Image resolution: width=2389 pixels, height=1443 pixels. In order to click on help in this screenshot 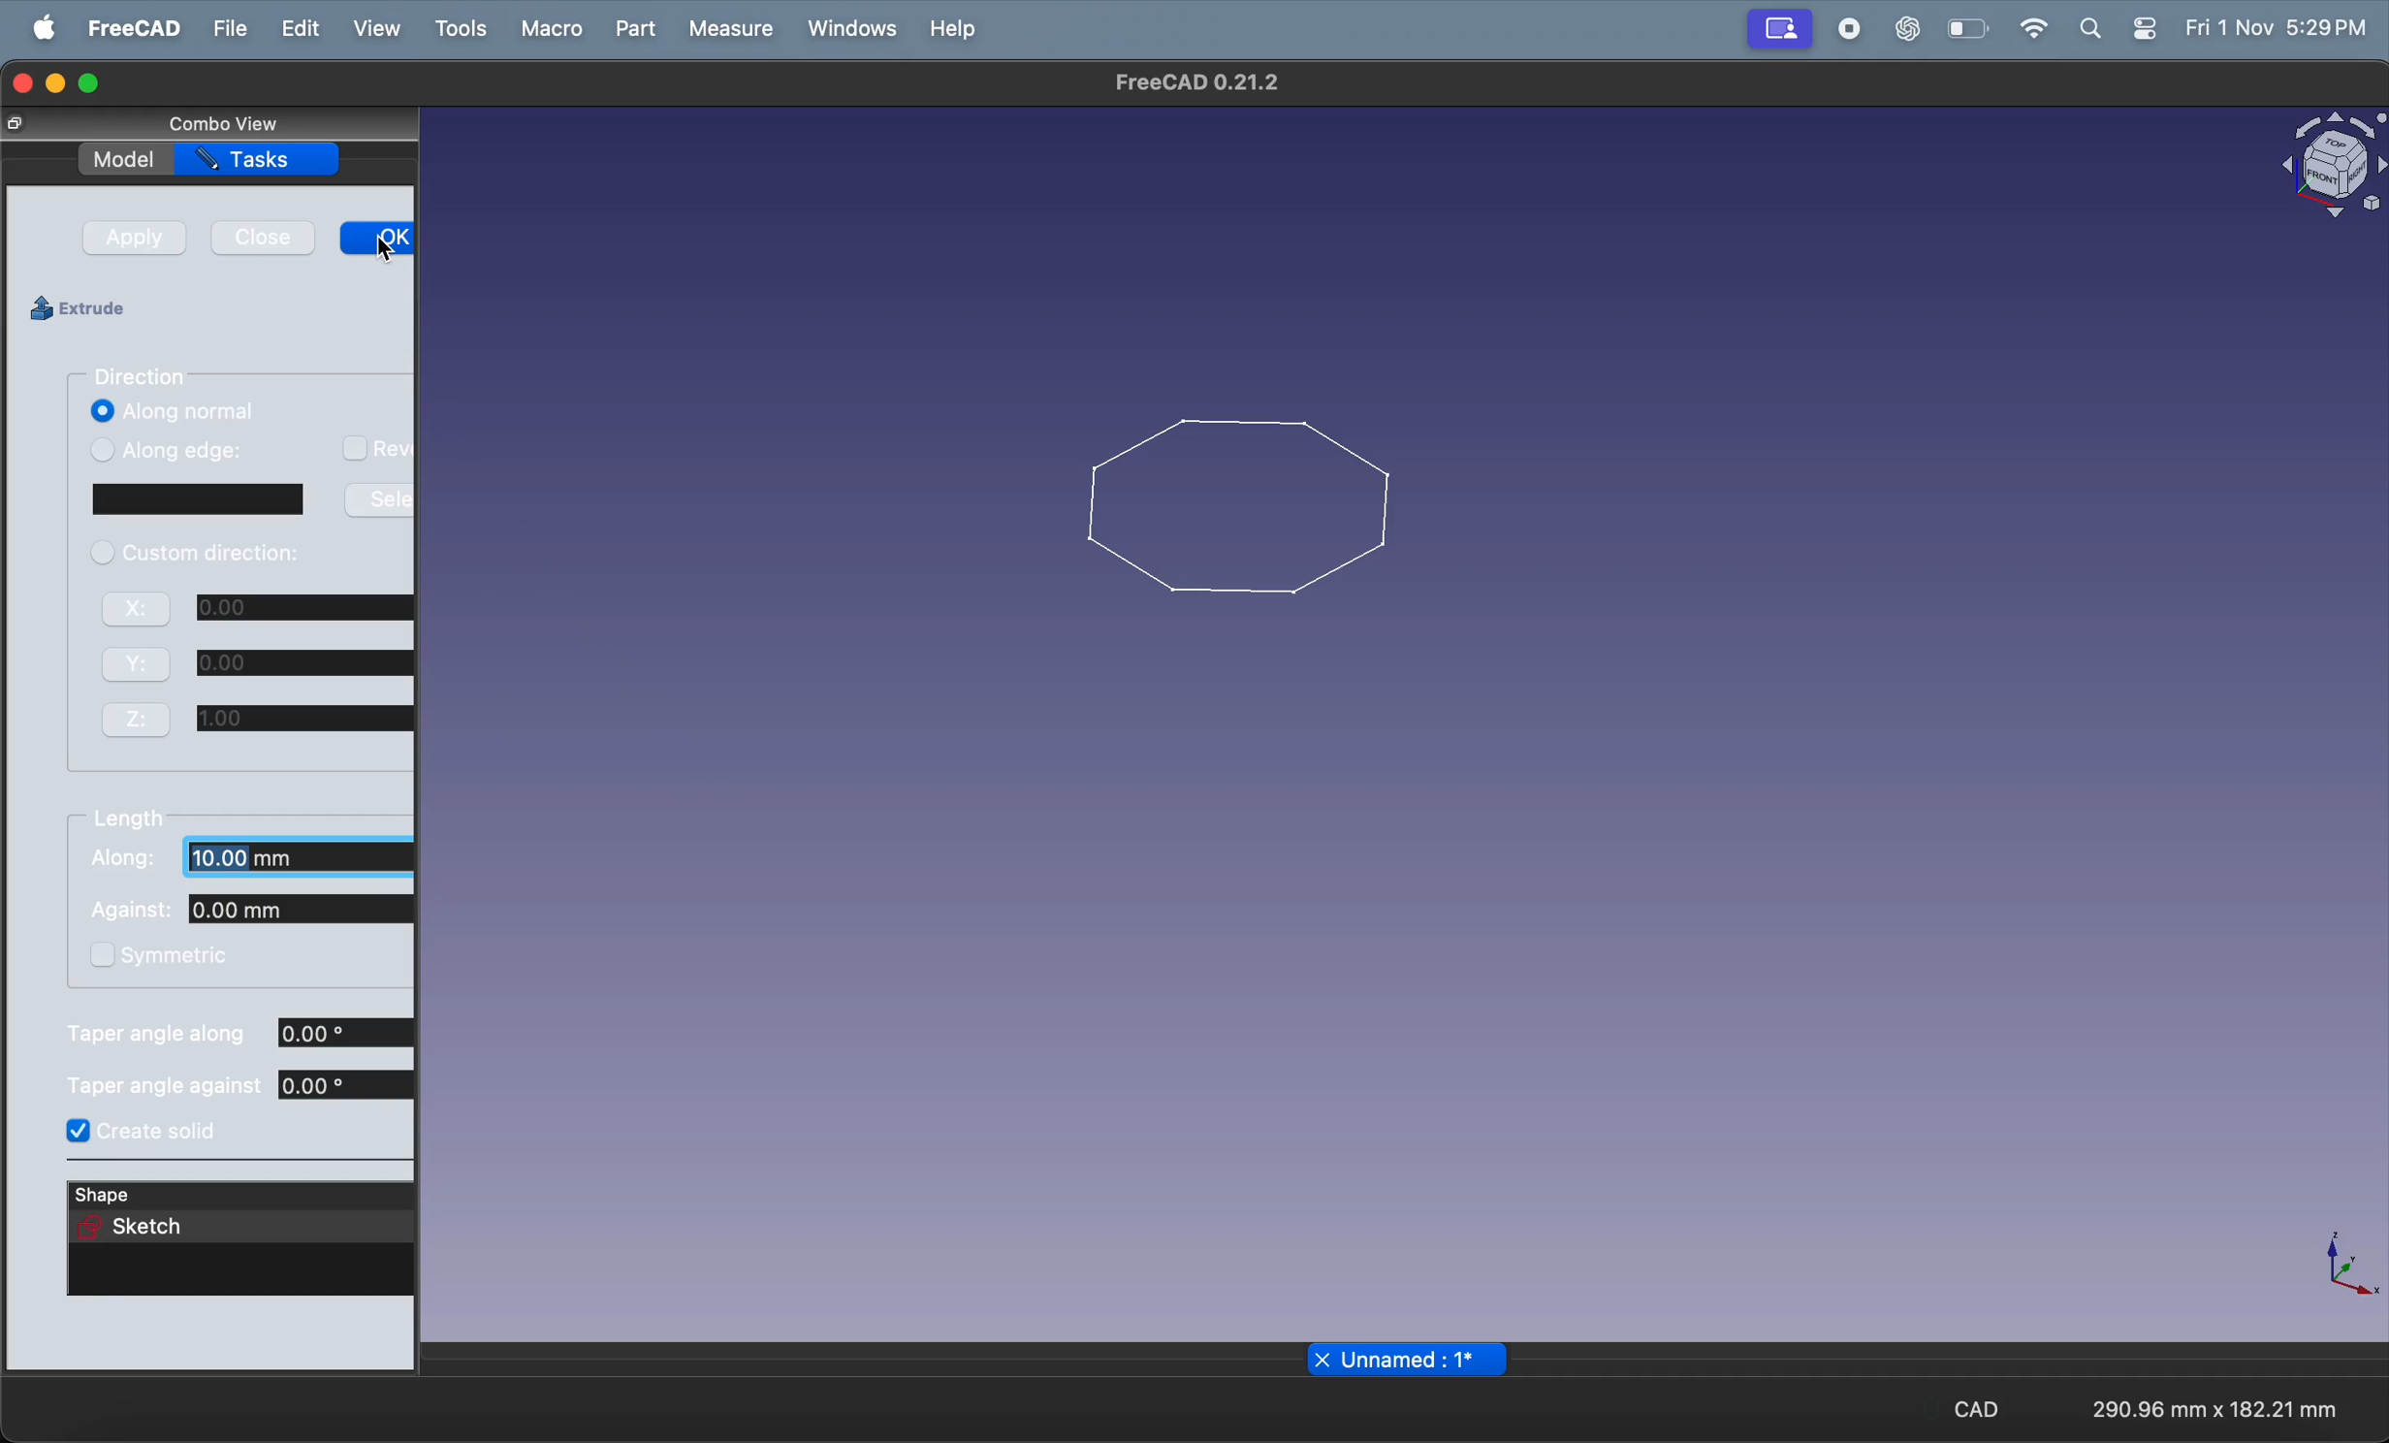, I will do `click(953, 27)`.